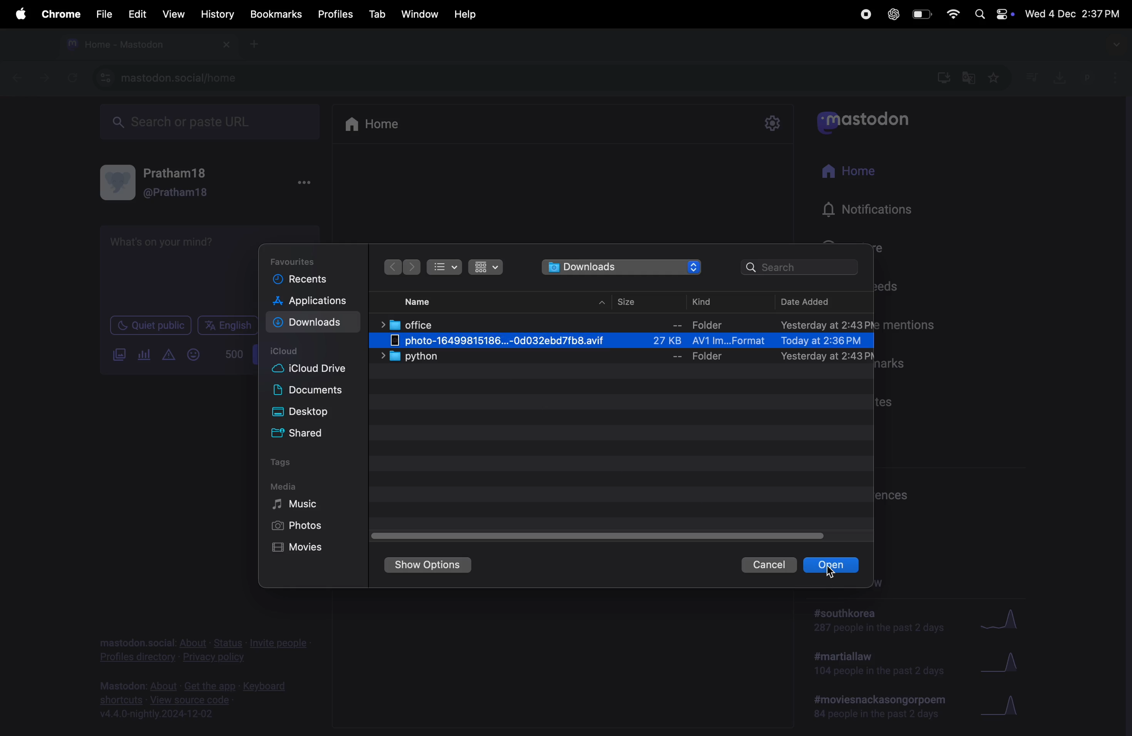 The image size is (1132, 736). Describe the element at coordinates (206, 648) in the screenshot. I see `privacy policiy` at that location.